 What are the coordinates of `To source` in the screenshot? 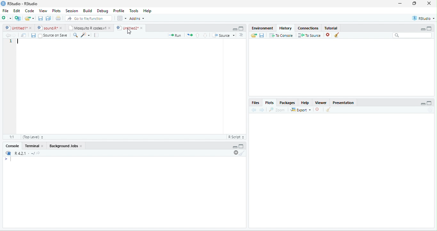 It's located at (309, 36).